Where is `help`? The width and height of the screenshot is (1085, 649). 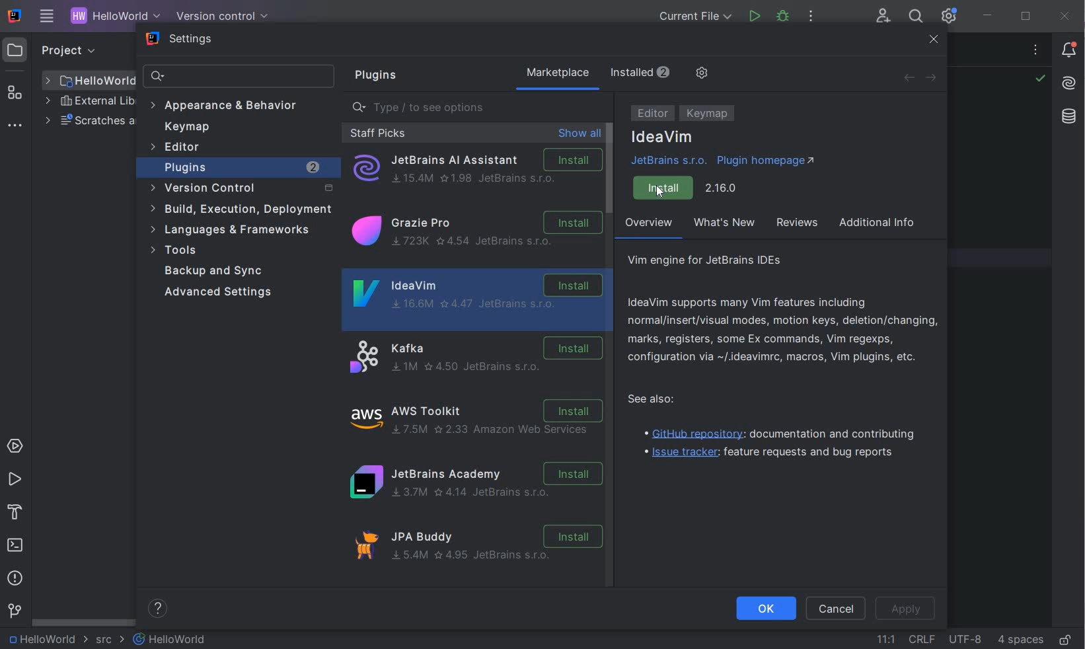 help is located at coordinates (162, 606).